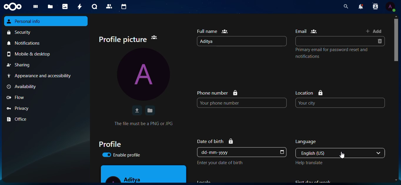  Describe the element at coordinates (396, 16) in the screenshot. I see `scroll up` at that location.